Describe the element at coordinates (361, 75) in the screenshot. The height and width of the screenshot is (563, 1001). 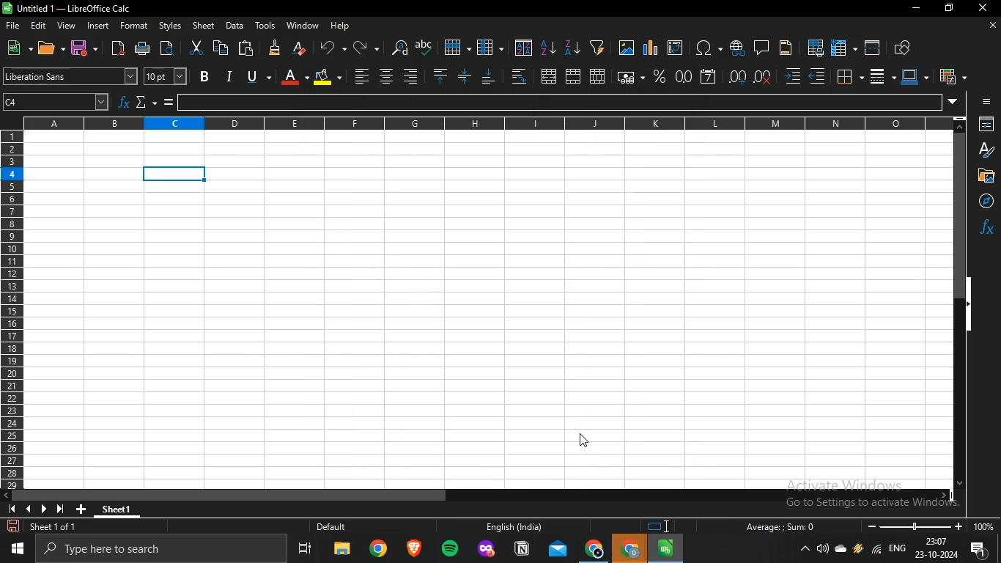
I see `alignright ` at that location.